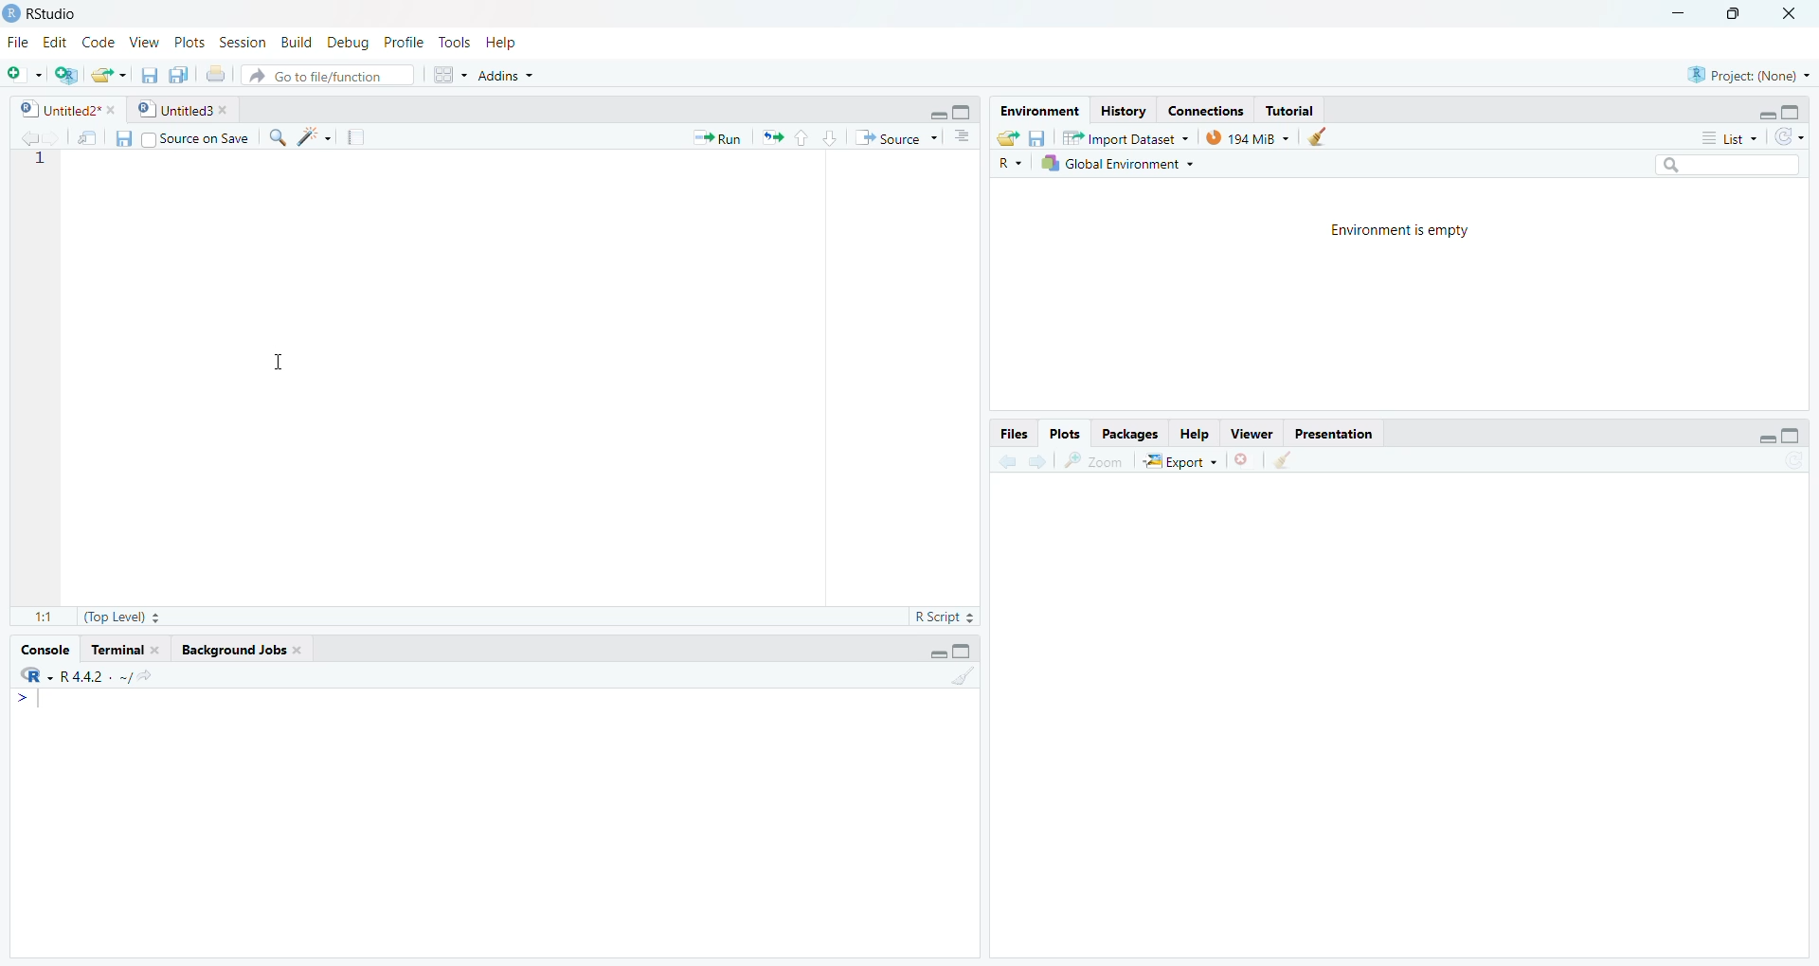 This screenshot has width=1819, height=966. What do you see at coordinates (31, 677) in the screenshot?
I see `R` at bounding box center [31, 677].